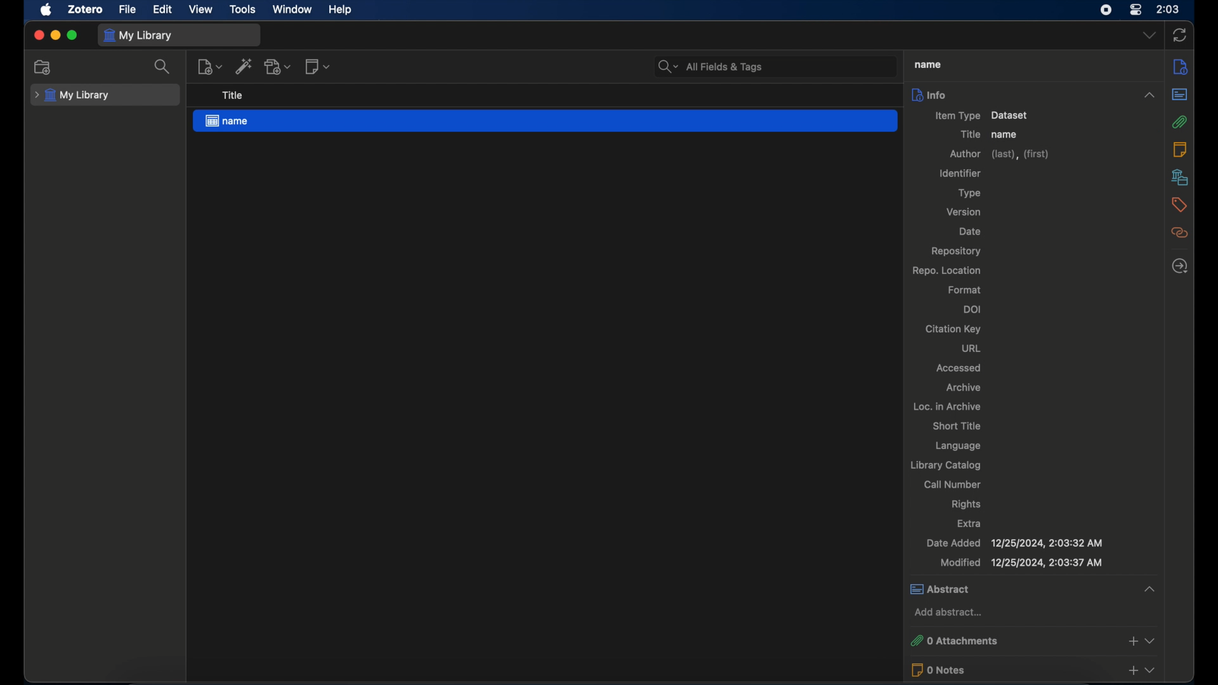 This screenshot has height=685, width=1218. What do you see at coordinates (979, 115) in the screenshot?
I see `item type` at bounding box center [979, 115].